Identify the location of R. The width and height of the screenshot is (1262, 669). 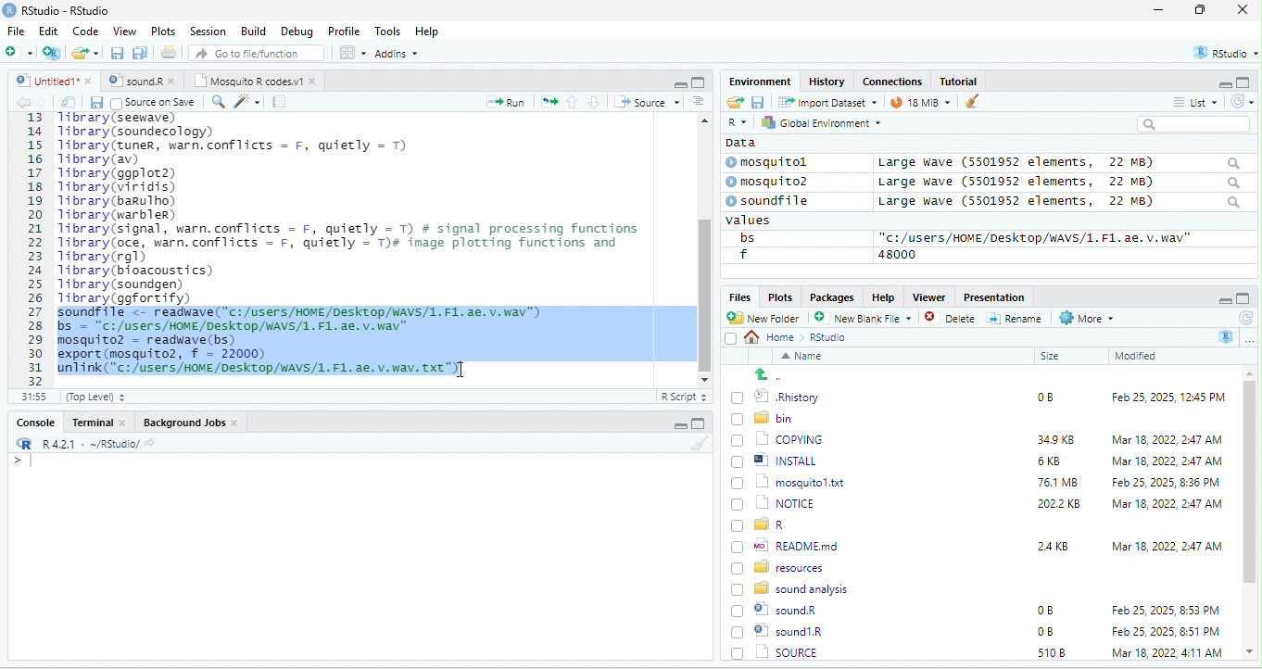
(736, 123).